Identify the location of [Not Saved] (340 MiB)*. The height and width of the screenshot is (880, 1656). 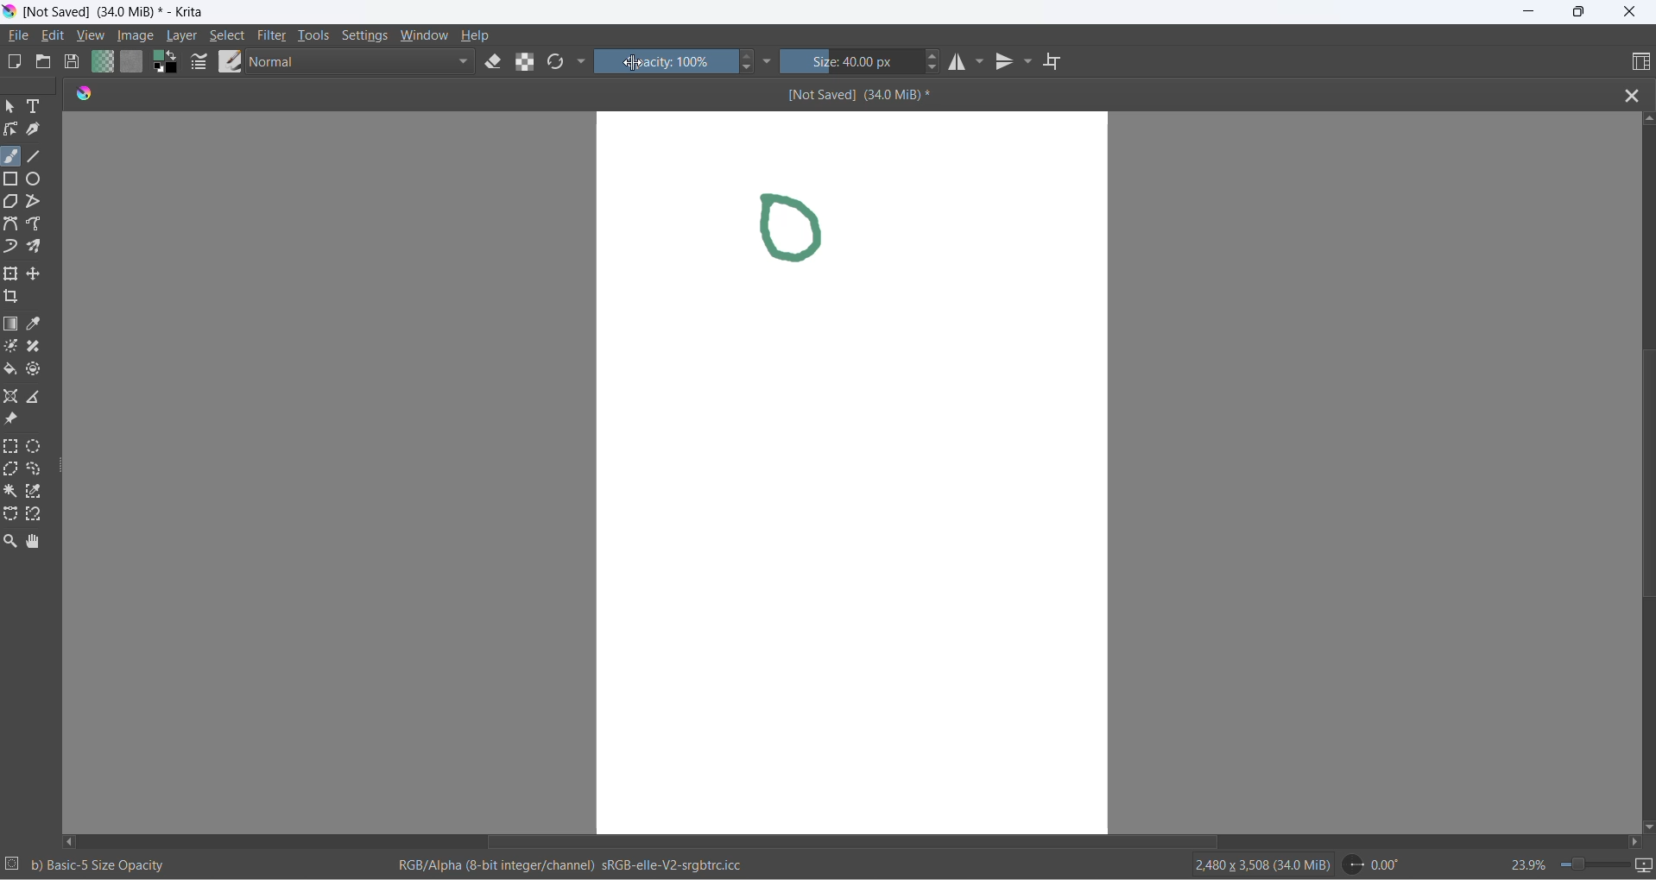
(861, 94).